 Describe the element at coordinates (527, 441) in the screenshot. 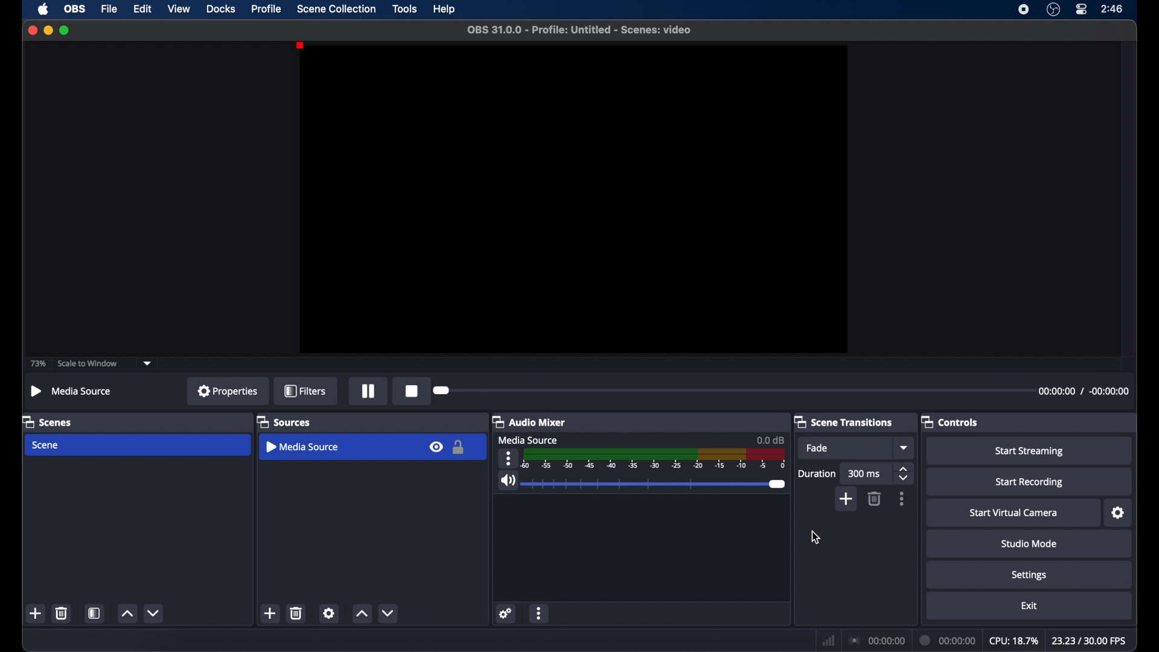

I see `Media Source` at that location.